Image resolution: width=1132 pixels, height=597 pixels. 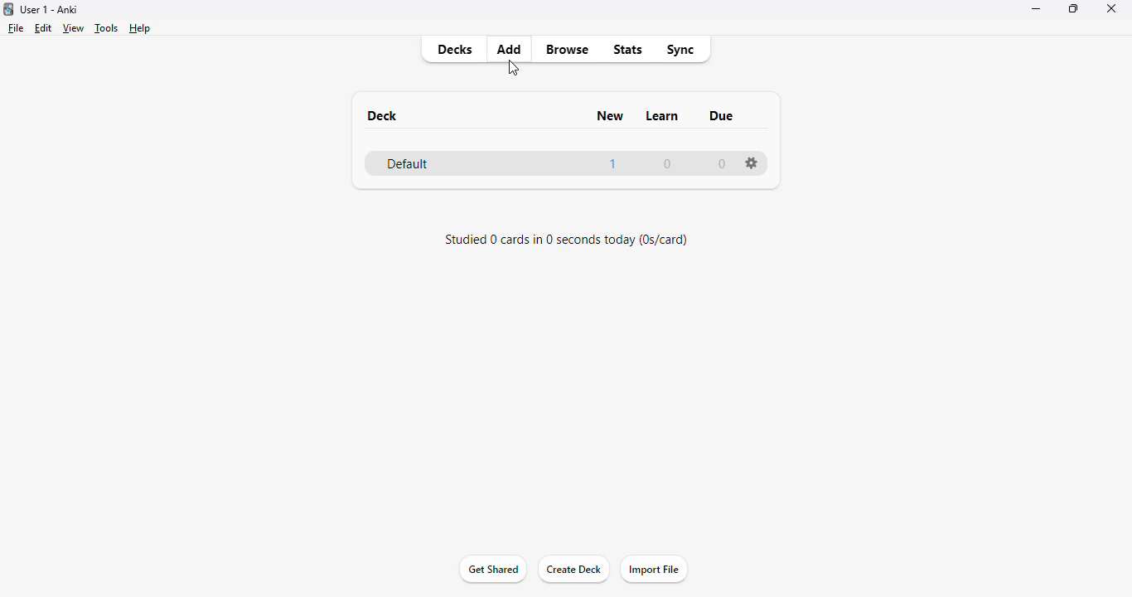 What do you see at coordinates (1035, 9) in the screenshot?
I see `minimize` at bounding box center [1035, 9].